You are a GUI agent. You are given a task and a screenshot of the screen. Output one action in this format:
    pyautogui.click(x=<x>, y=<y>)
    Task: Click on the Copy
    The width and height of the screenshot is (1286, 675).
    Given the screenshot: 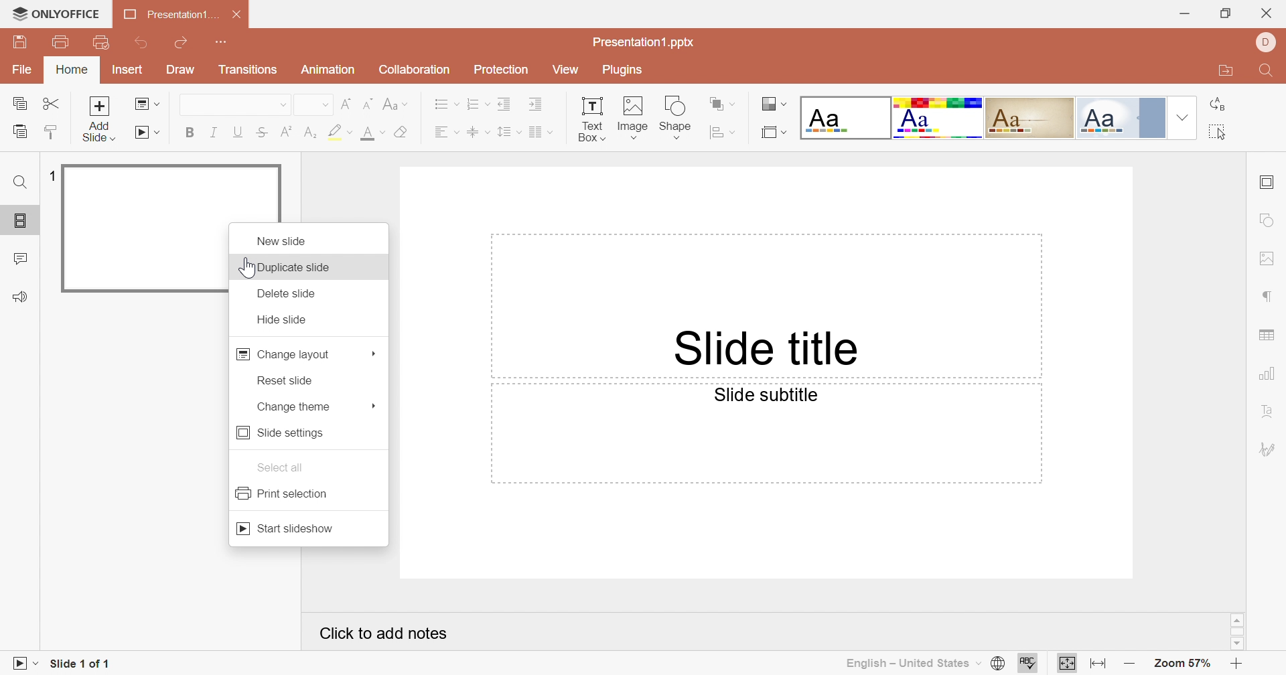 What is the action you would take?
    pyautogui.click(x=20, y=102)
    